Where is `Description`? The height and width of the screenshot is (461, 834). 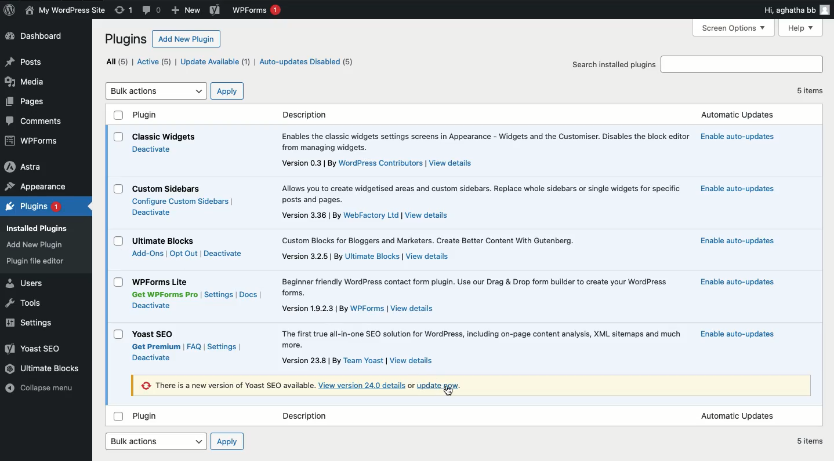
Description is located at coordinates (429, 241).